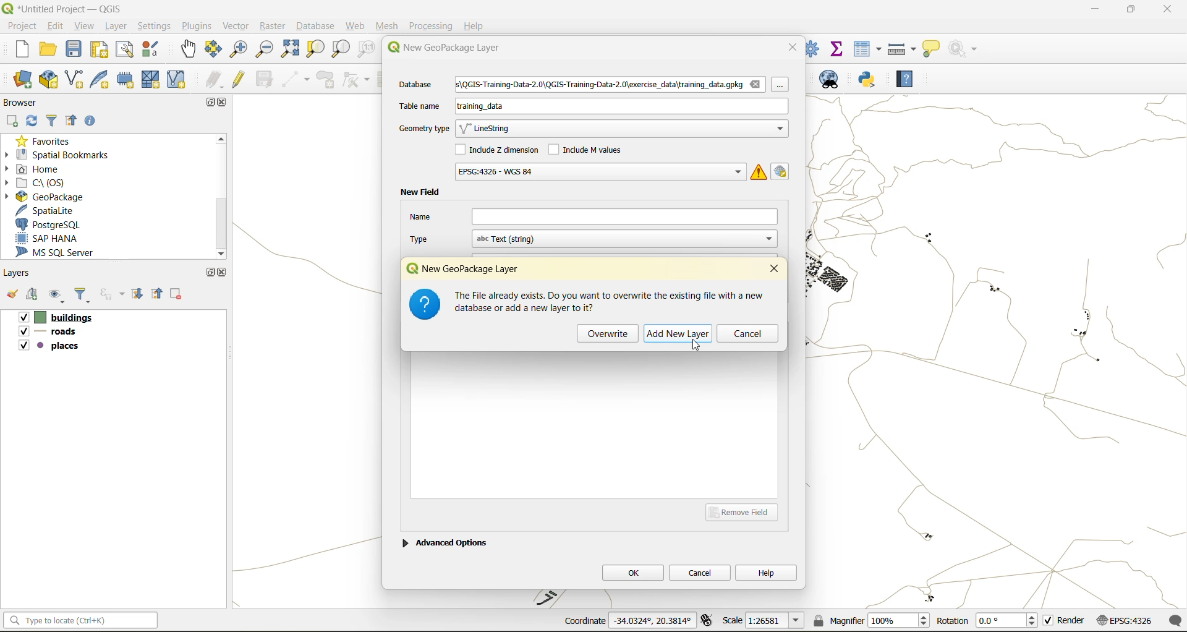  Describe the element at coordinates (15, 51) in the screenshot. I see `new` at that location.